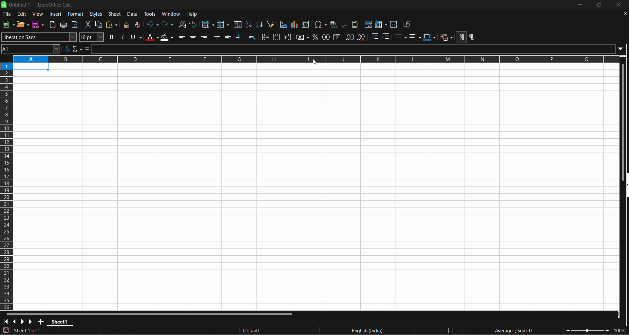  Describe the element at coordinates (223, 24) in the screenshot. I see `columns` at that location.